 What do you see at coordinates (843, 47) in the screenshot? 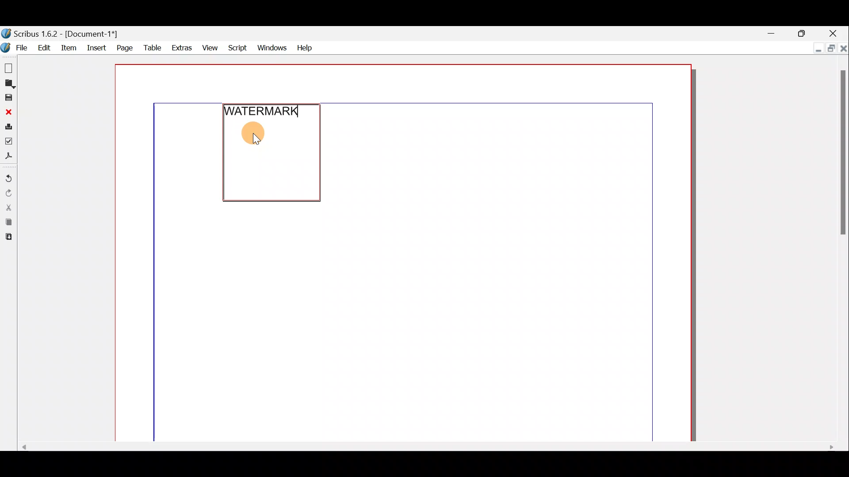
I see `Close` at bounding box center [843, 47].